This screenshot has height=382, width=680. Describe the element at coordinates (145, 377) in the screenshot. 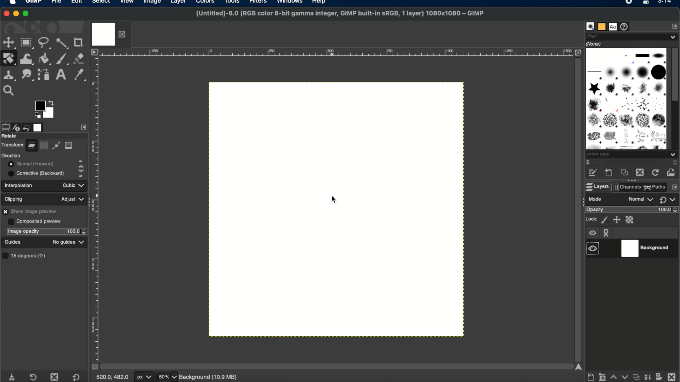

I see `units of measurement` at that location.